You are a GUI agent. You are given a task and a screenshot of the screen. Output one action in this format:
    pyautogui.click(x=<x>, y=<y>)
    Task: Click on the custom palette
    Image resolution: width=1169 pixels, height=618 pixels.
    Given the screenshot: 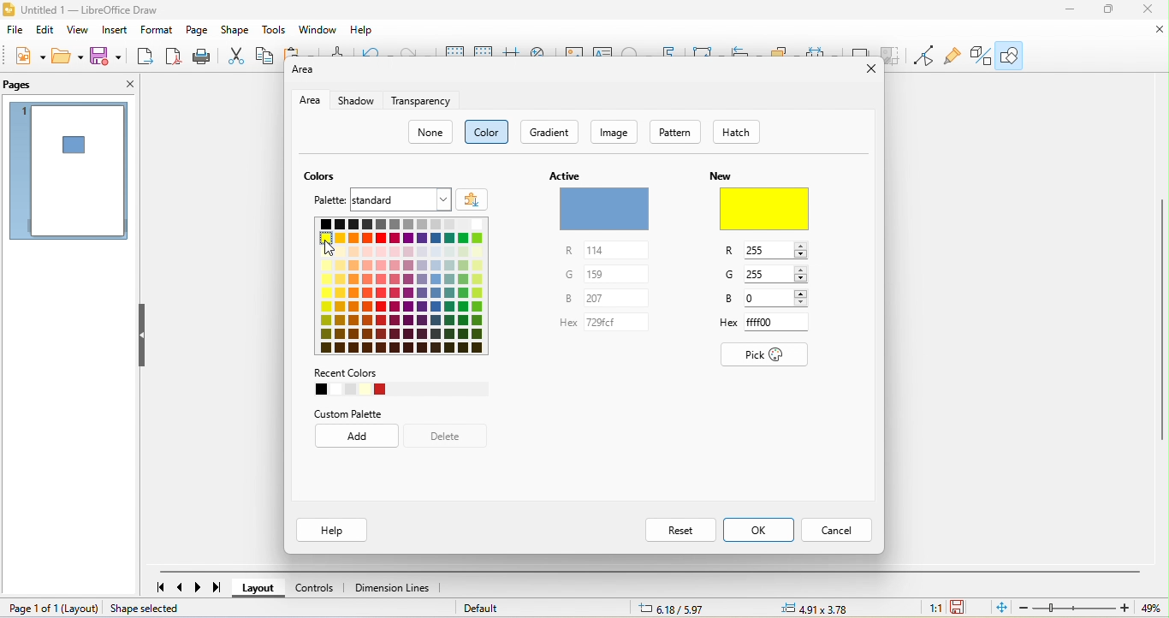 What is the action you would take?
    pyautogui.click(x=380, y=412)
    